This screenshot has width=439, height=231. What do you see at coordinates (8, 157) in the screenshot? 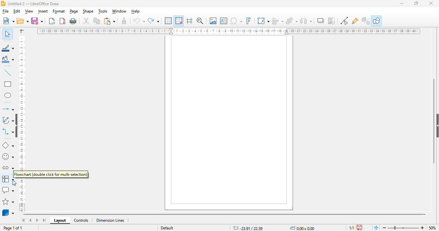
I see `simple shapes` at bounding box center [8, 157].